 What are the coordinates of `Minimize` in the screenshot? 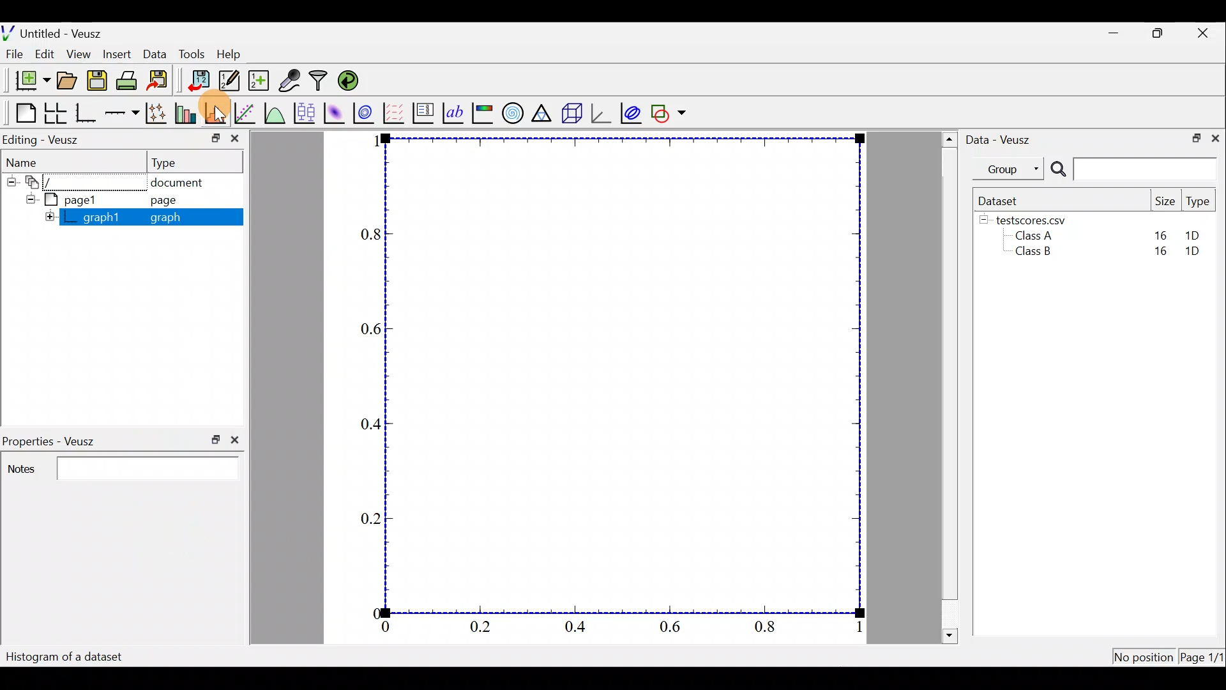 It's located at (1114, 33).